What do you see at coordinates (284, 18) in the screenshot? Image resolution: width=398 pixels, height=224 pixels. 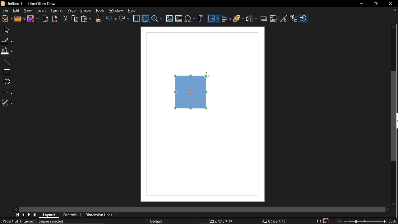 I see `Toggle ` at bounding box center [284, 18].